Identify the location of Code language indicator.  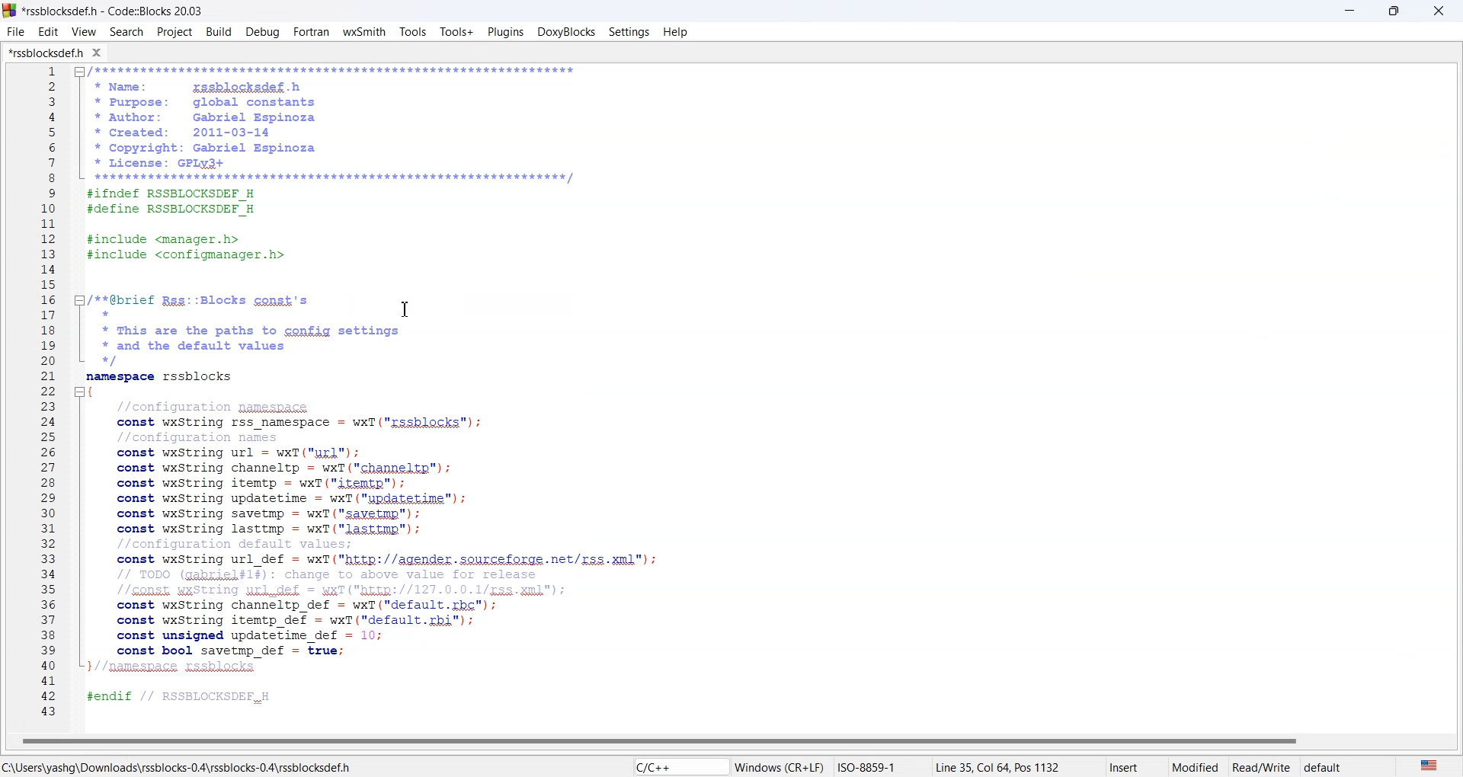
(679, 766).